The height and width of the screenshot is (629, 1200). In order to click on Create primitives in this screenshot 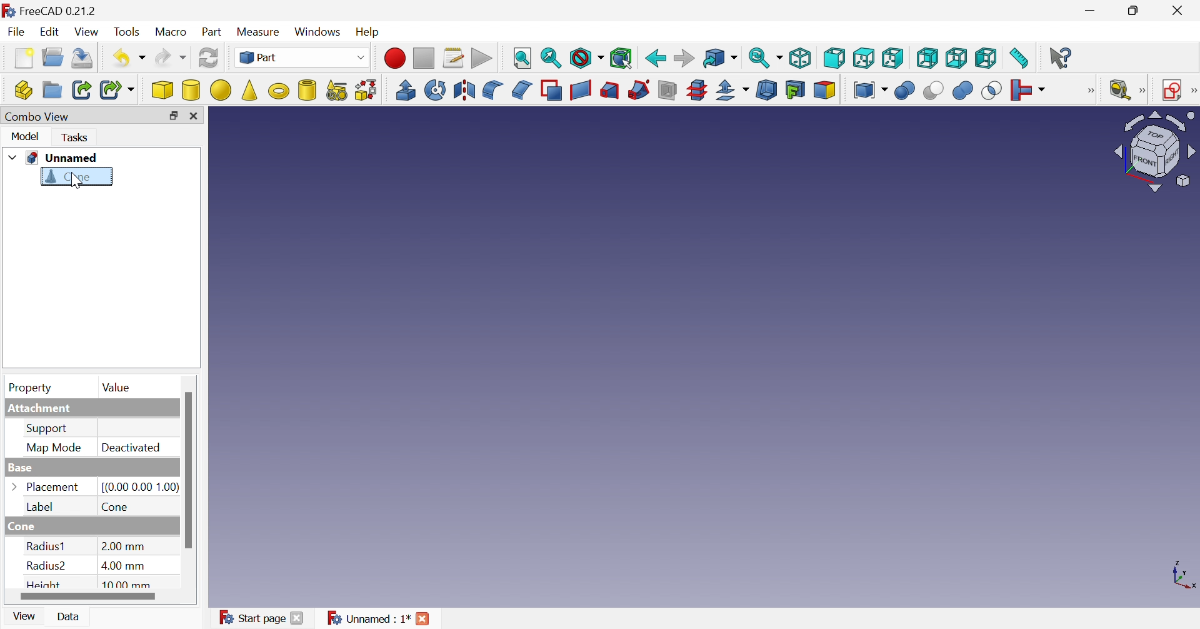, I will do `click(335, 90)`.